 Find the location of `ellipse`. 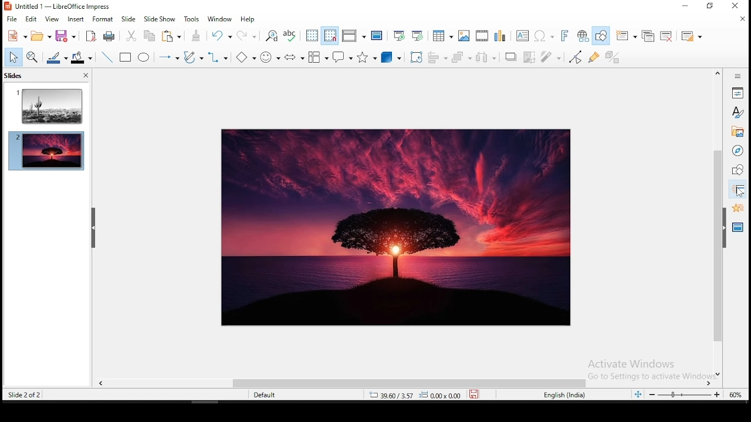

ellipse is located at coordinates (145, 58).